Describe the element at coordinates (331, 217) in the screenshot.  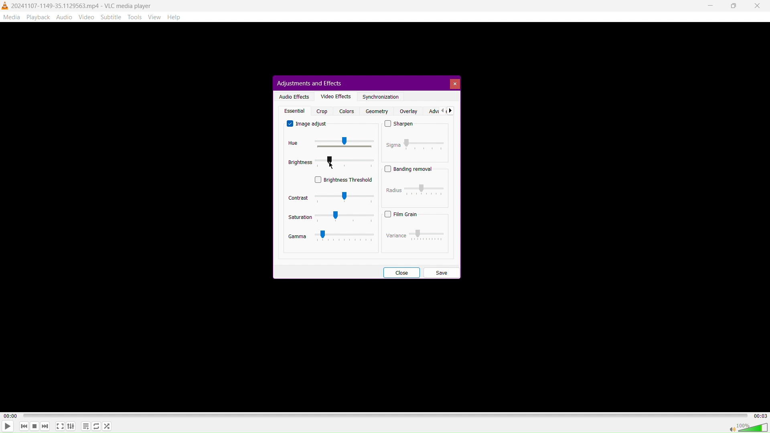
I see `Saturation` at that location.